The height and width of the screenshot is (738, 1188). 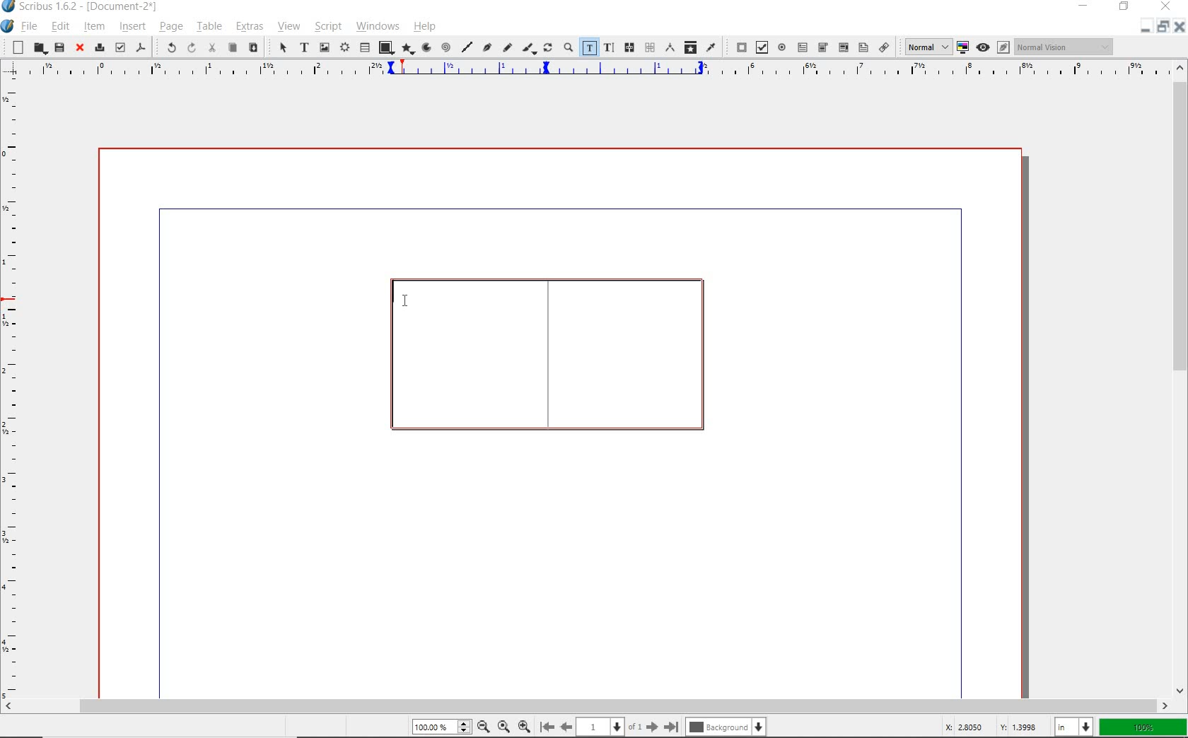 I want to click on select image preview quality, so click(x=924, y=46).